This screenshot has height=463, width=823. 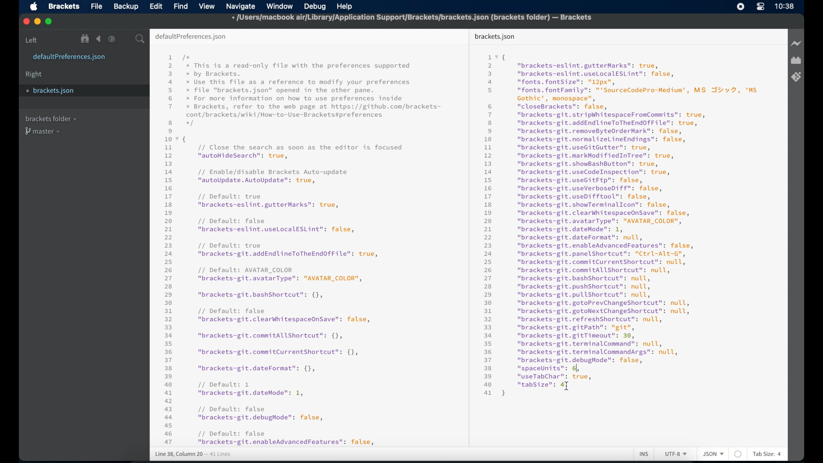 I want to click on brackets.json, so click(x=54, y=91).